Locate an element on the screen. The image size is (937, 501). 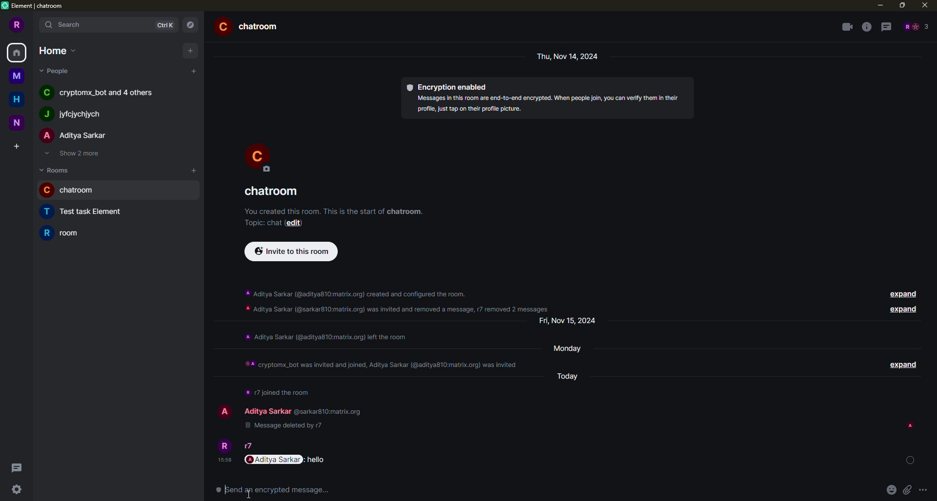
profile is located at coordinates (224, 445).